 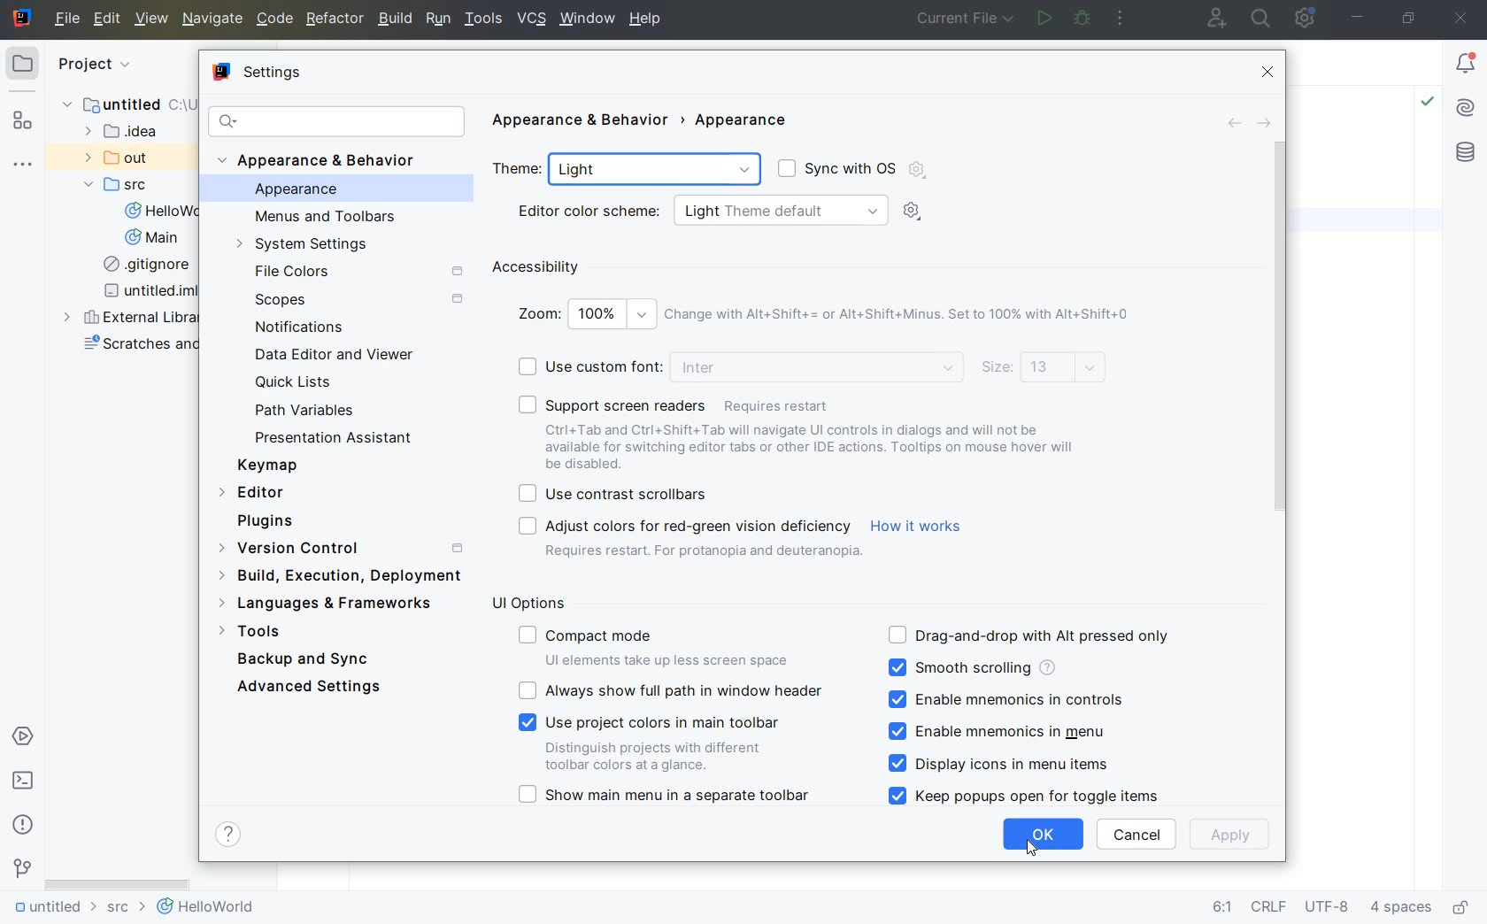 What do you see at coordinates (255, 69) in the screenshot?
I see `SETTINGS` at bounding box center [255, 69].